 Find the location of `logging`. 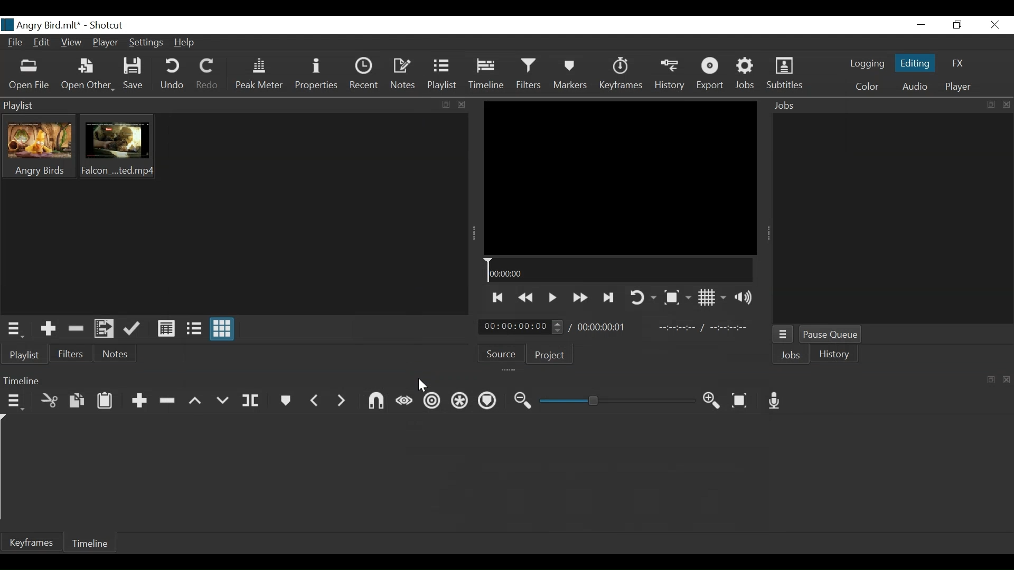

logging is located at coordinates (867, 65).